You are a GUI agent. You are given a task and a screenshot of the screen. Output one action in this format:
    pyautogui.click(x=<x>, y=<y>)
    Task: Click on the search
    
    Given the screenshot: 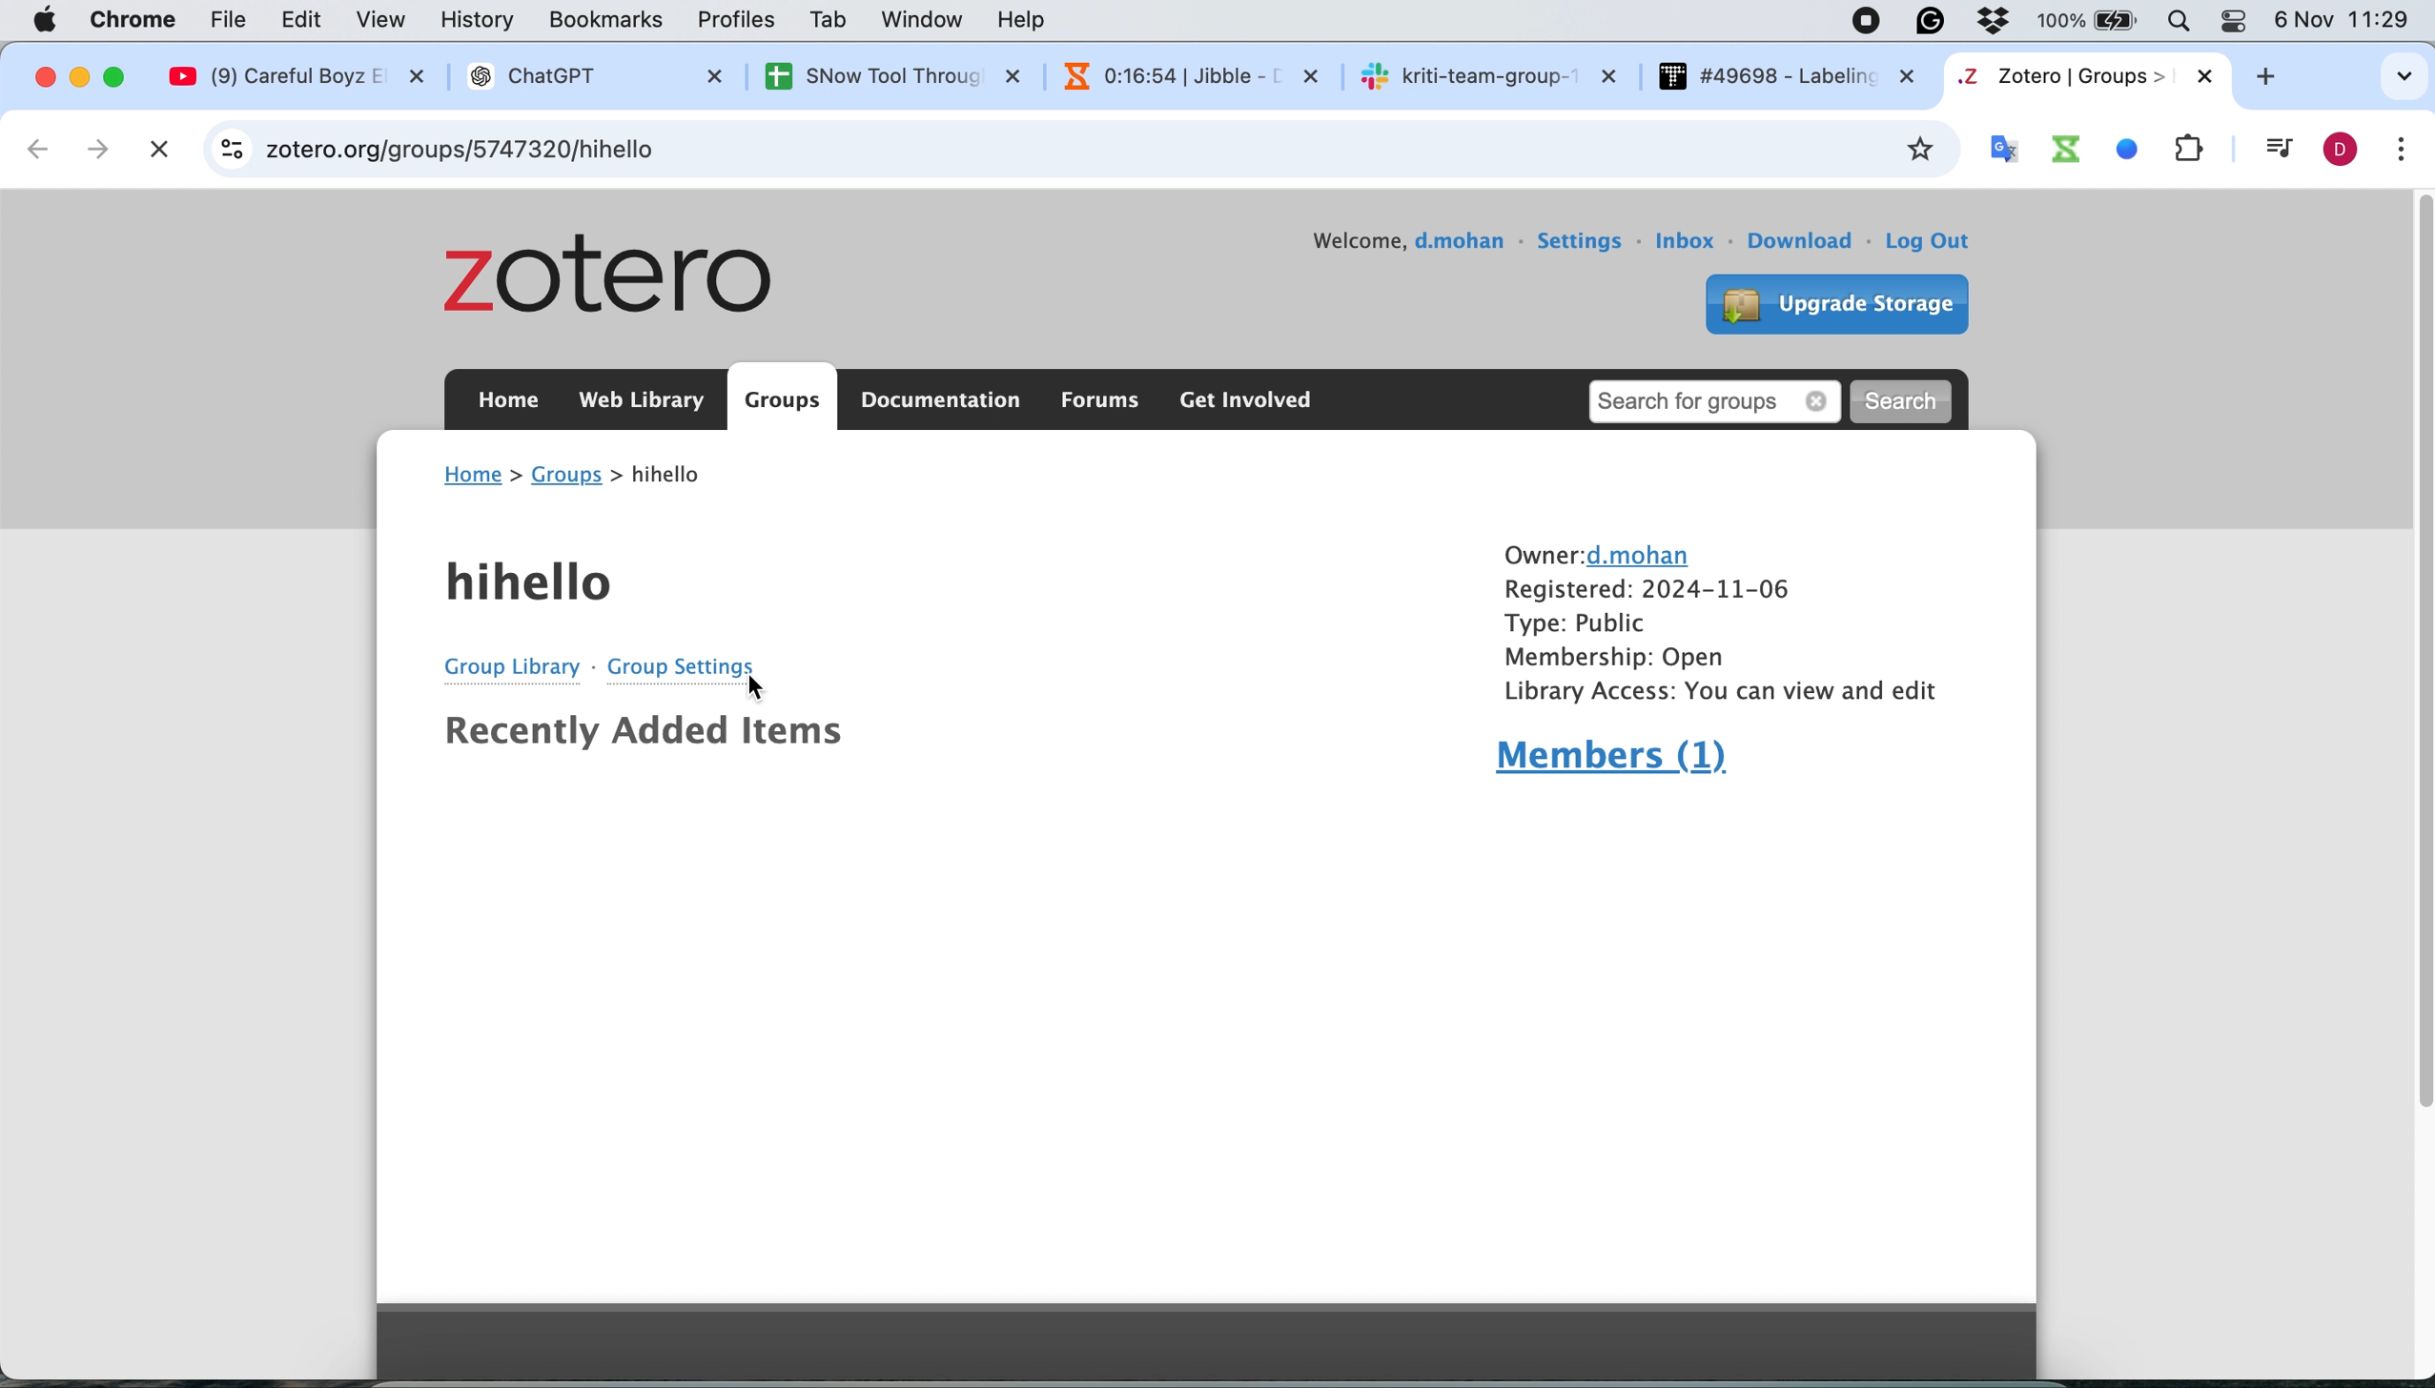 What is the action you would take?
    pyautogui.click(x=1908, y=399)
    